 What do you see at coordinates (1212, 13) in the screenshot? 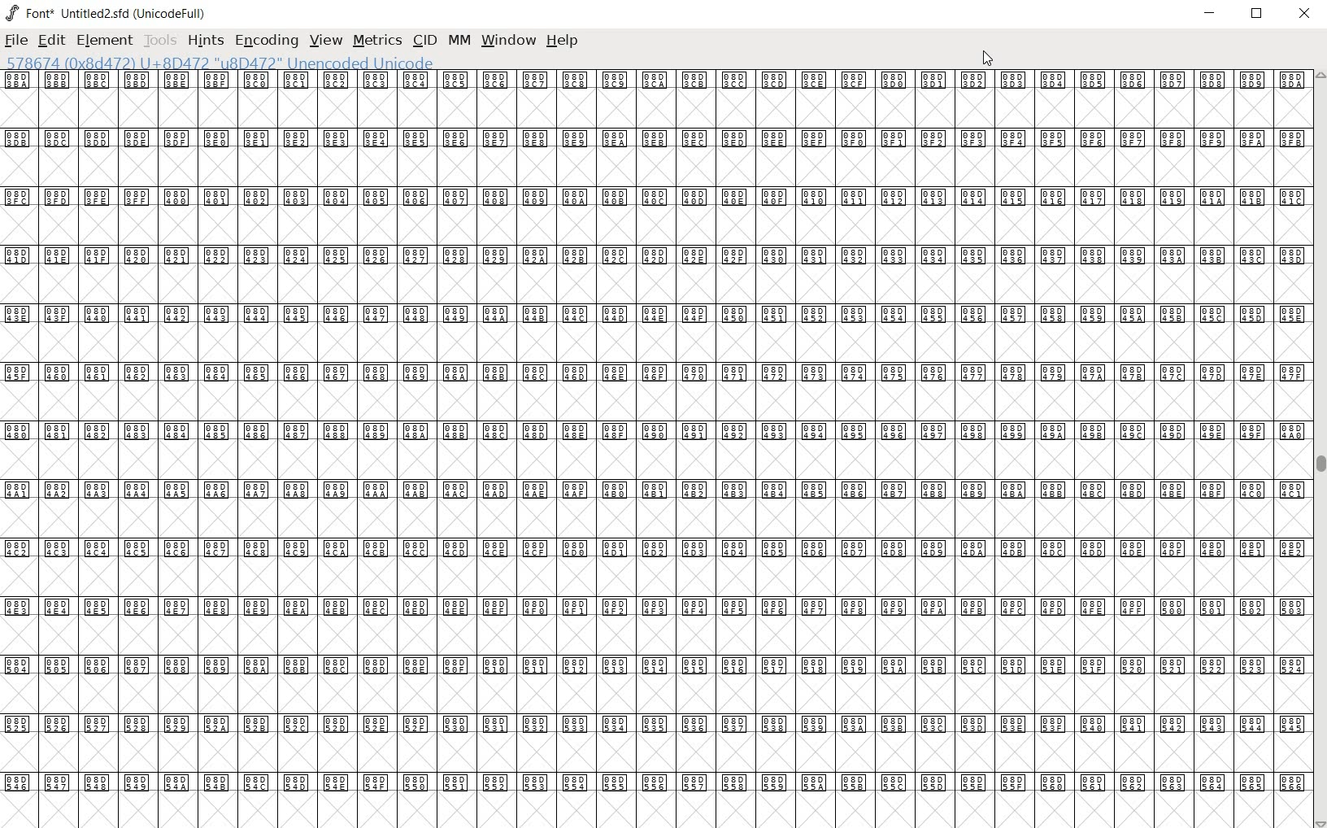
I see `minimize` at bounding box center [1212, 13].